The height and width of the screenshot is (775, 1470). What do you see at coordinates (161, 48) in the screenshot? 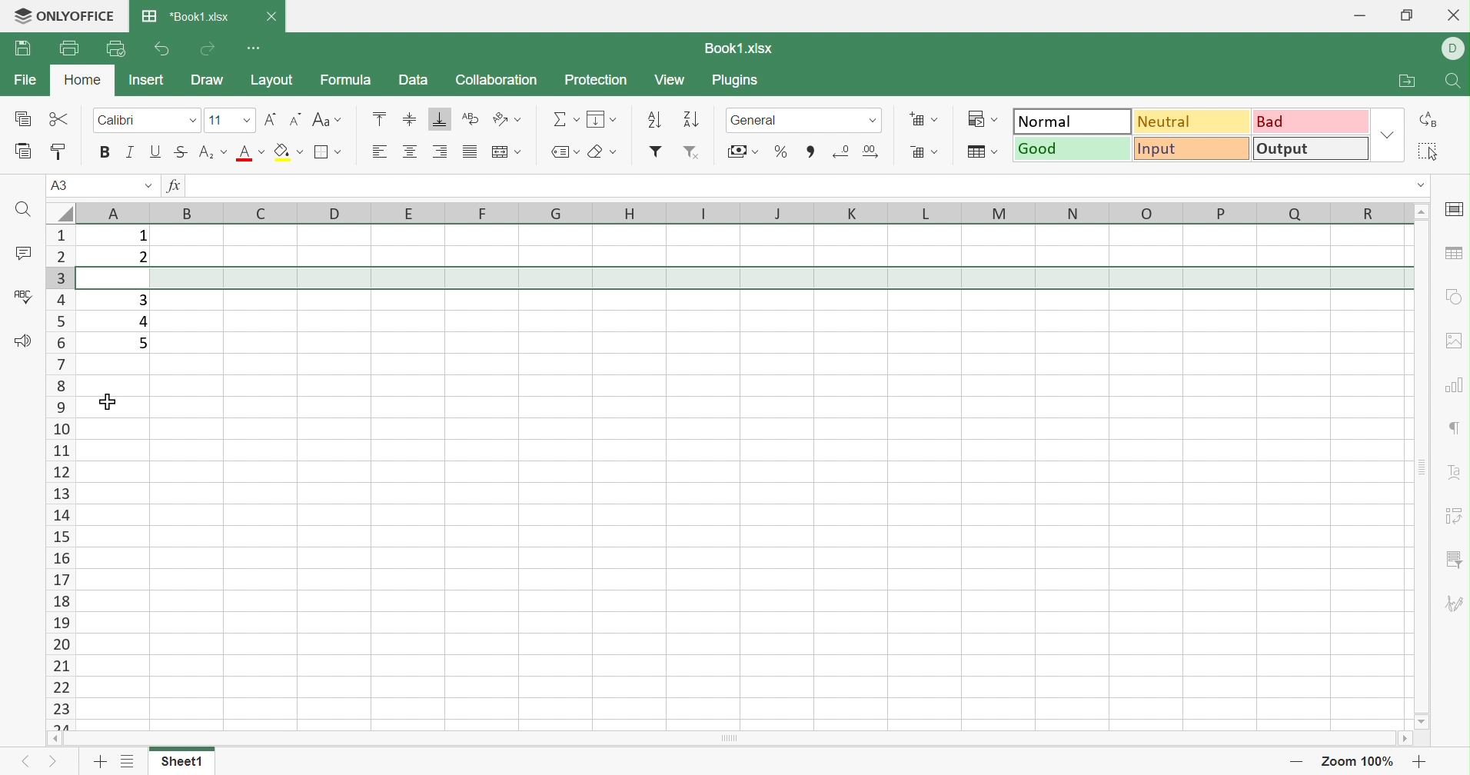
I see `Undo` at bounding box center [161, 48].